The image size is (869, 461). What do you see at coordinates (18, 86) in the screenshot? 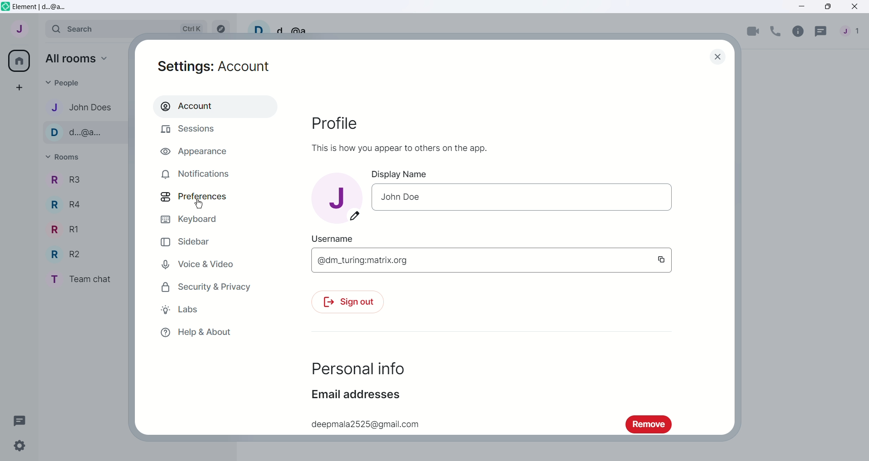
I see `Create a space` at bounding box center [18, 86].